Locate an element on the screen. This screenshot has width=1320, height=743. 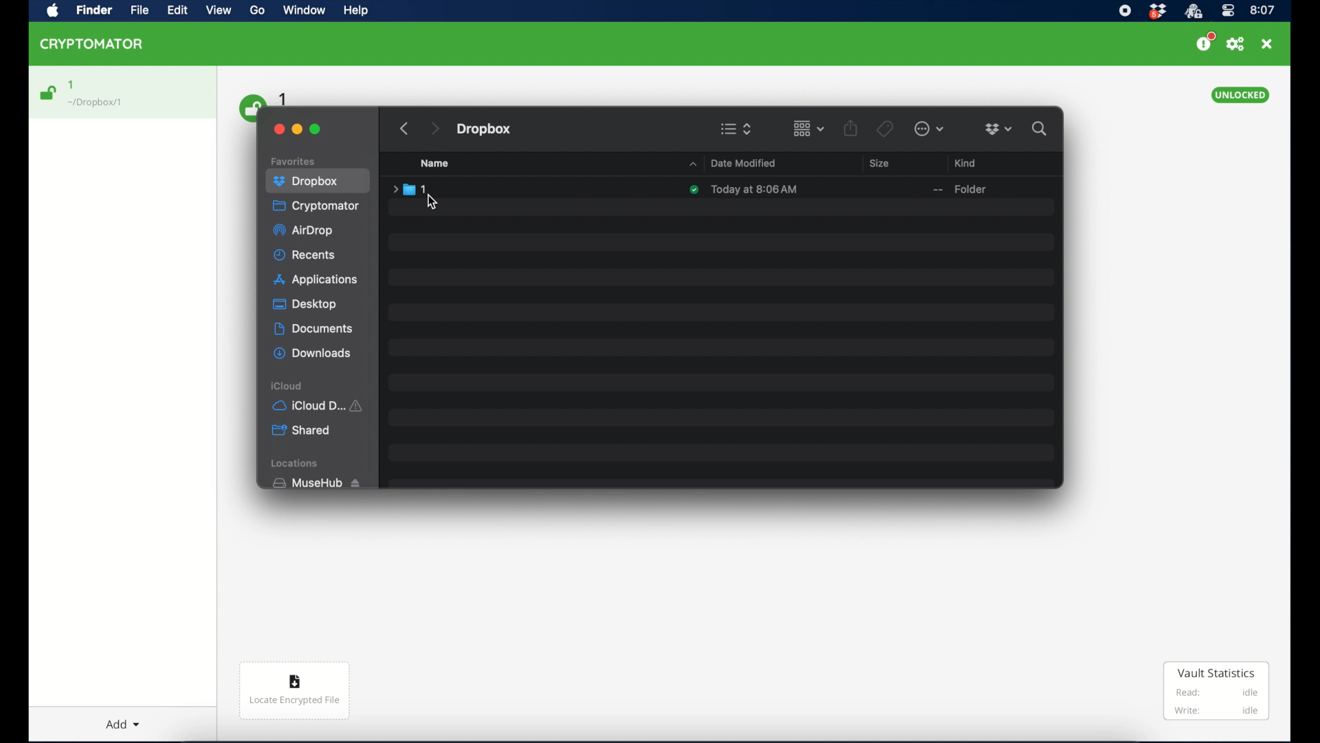
date is located at coordinates (756, 189).